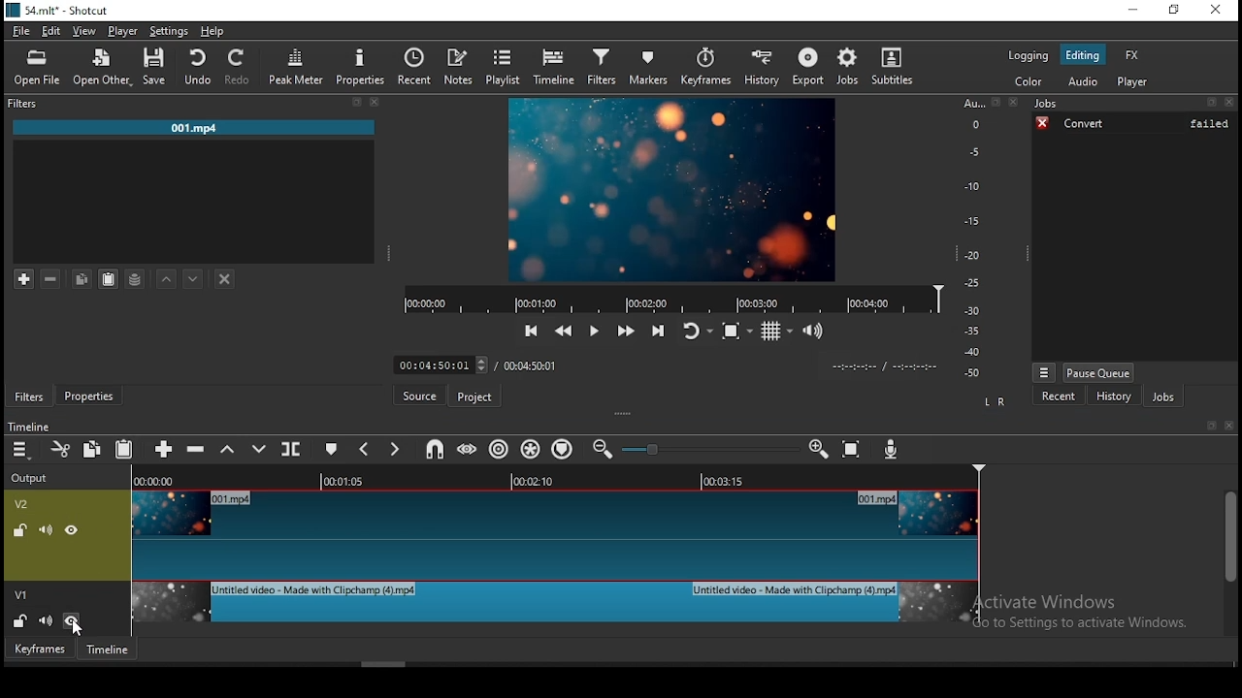 Image resolution: width=1242 pixels, height=698 pixels. I want to click on (un)mute, so click(46, 620).